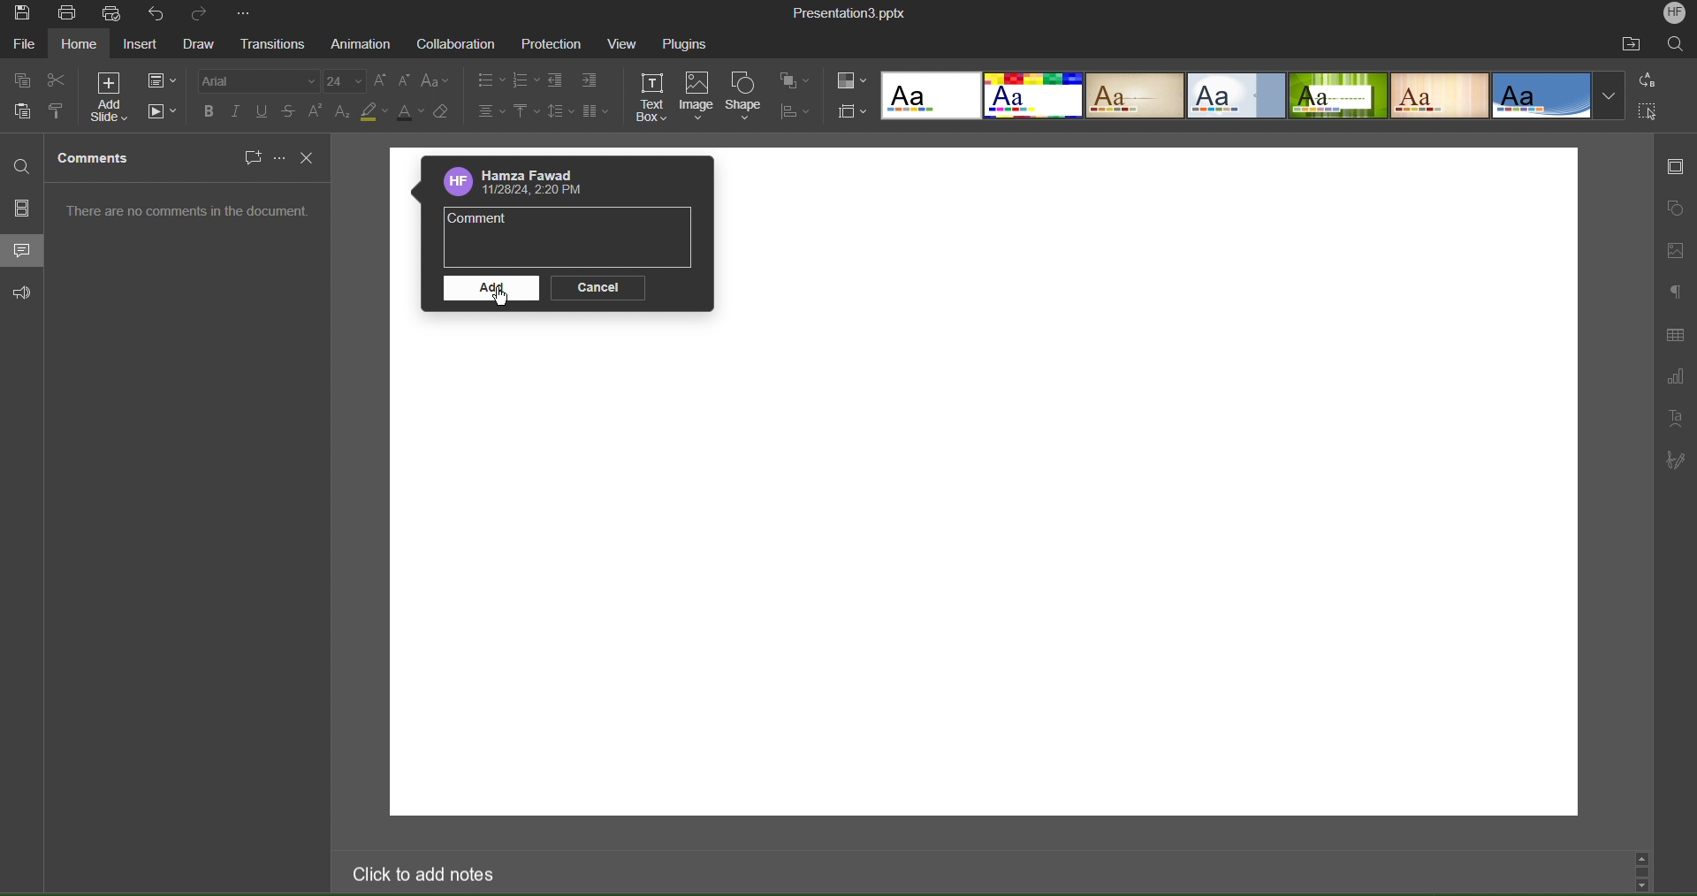 Image resolution: width=1697 pixels, height=896 pixels. I want to click on home, so click(80, 46).